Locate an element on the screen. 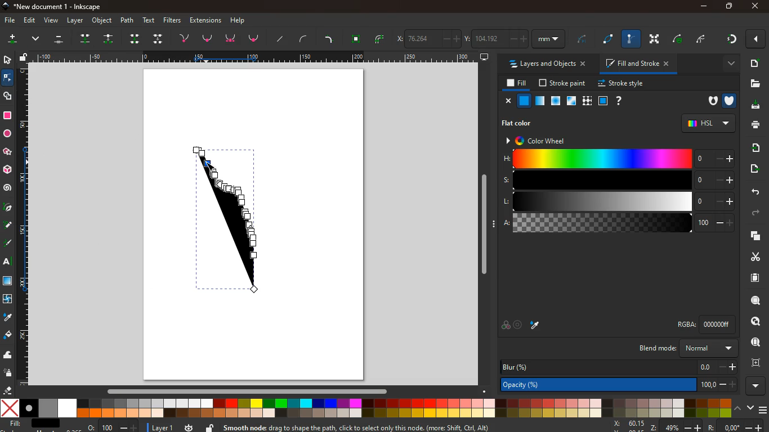  draw is located at coordinates (230, 220).